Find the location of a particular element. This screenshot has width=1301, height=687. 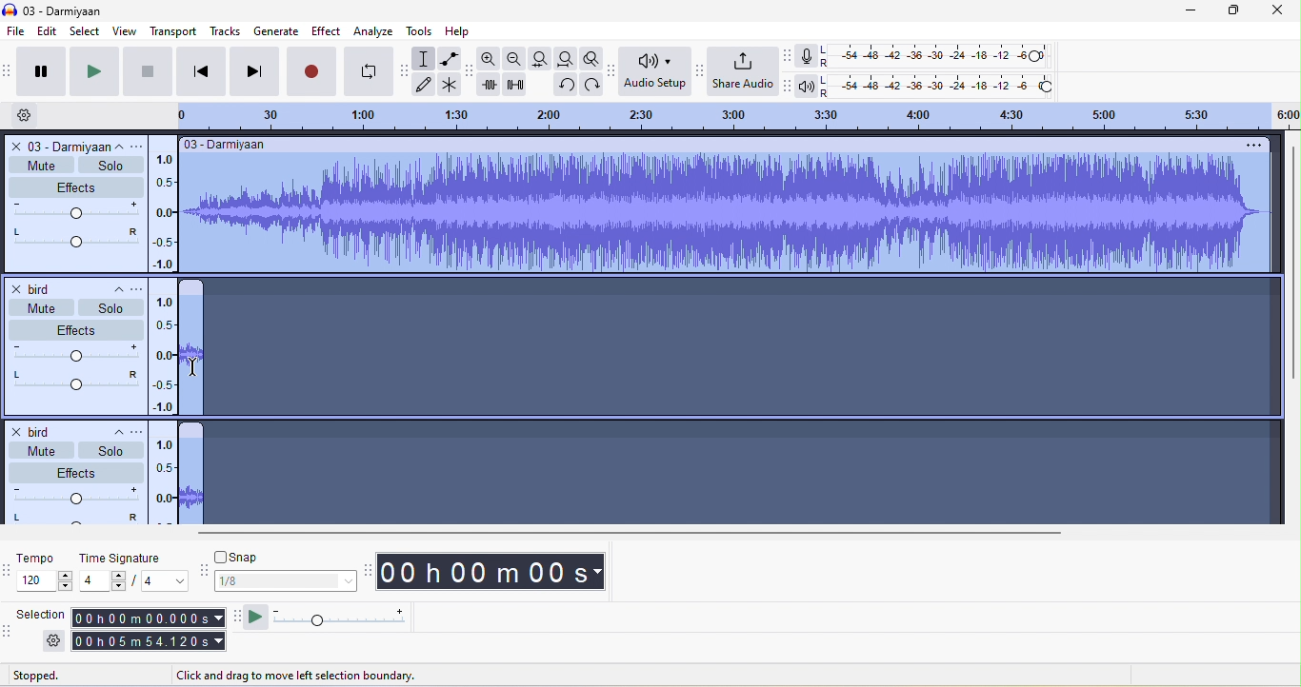

linear is located at coordinates (164, 206).